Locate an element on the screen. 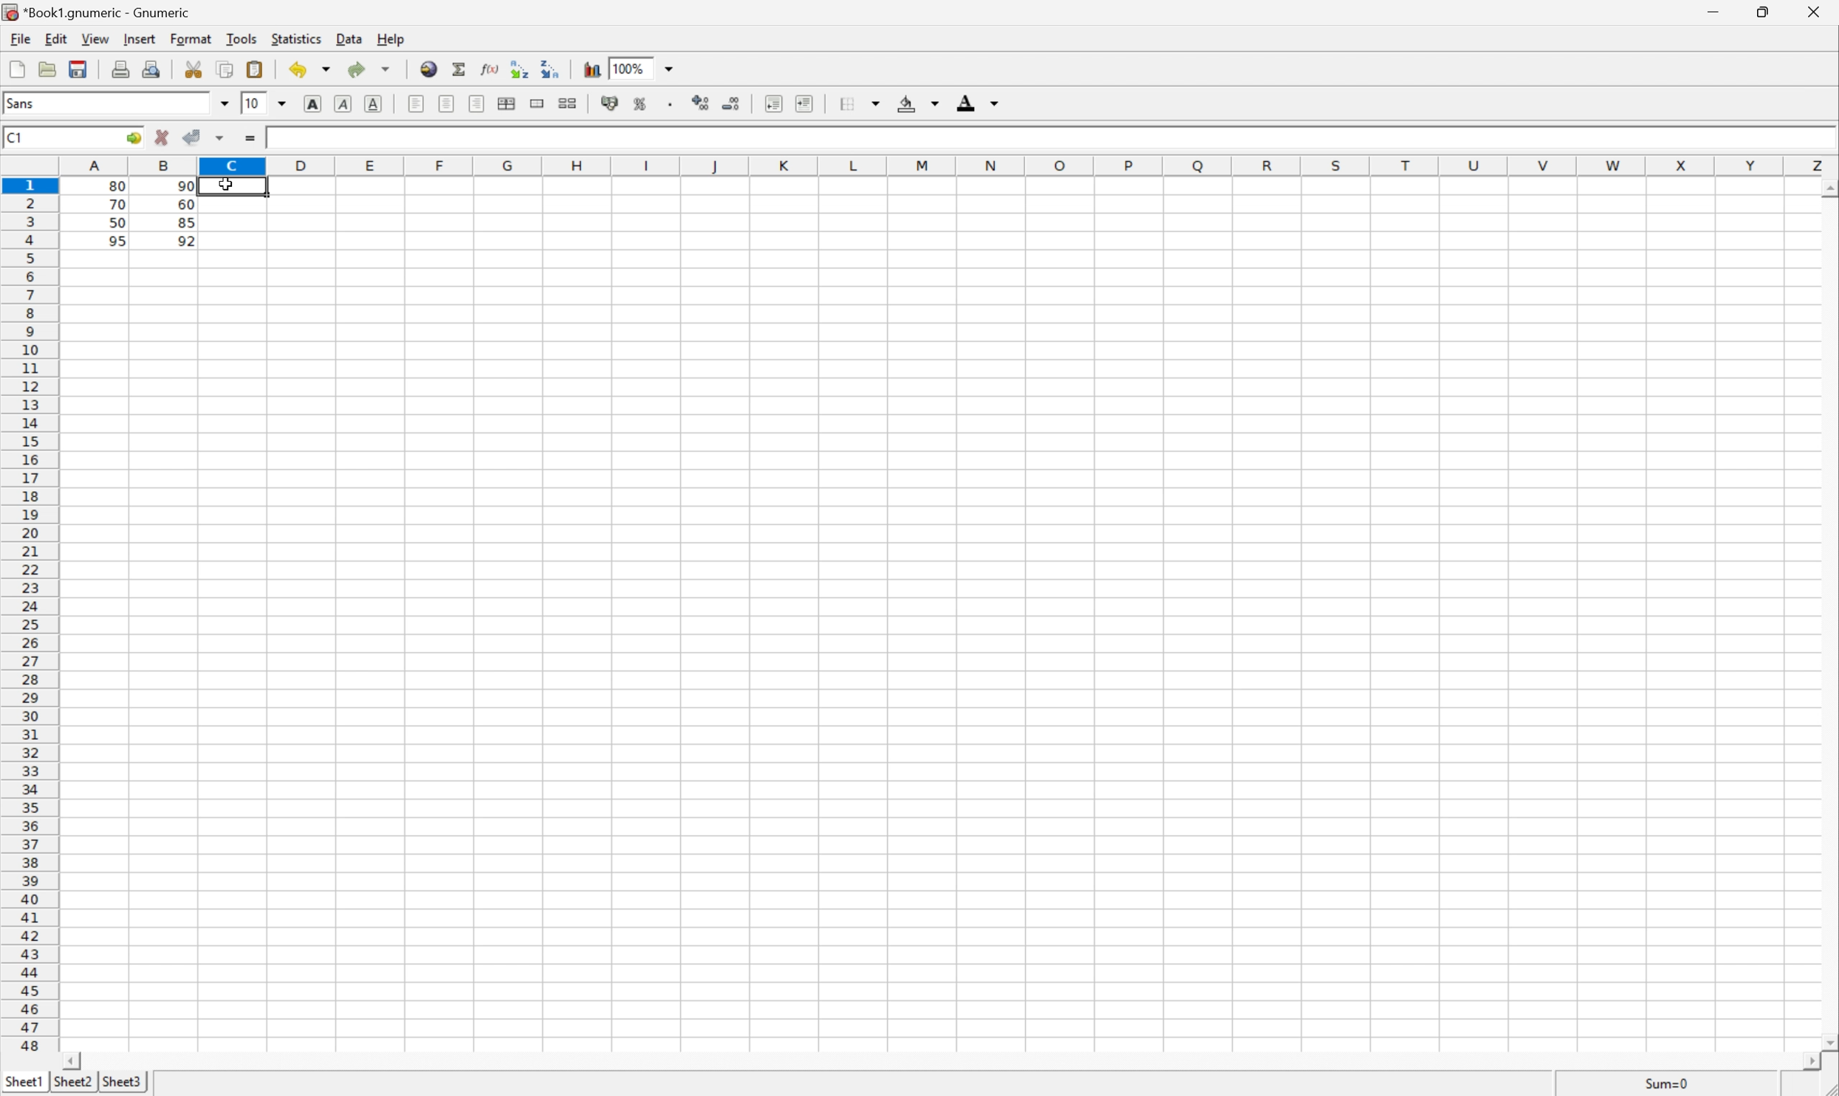 This screenshot has width=1839, height=1096. Insert is located at coordinates (141, 41).